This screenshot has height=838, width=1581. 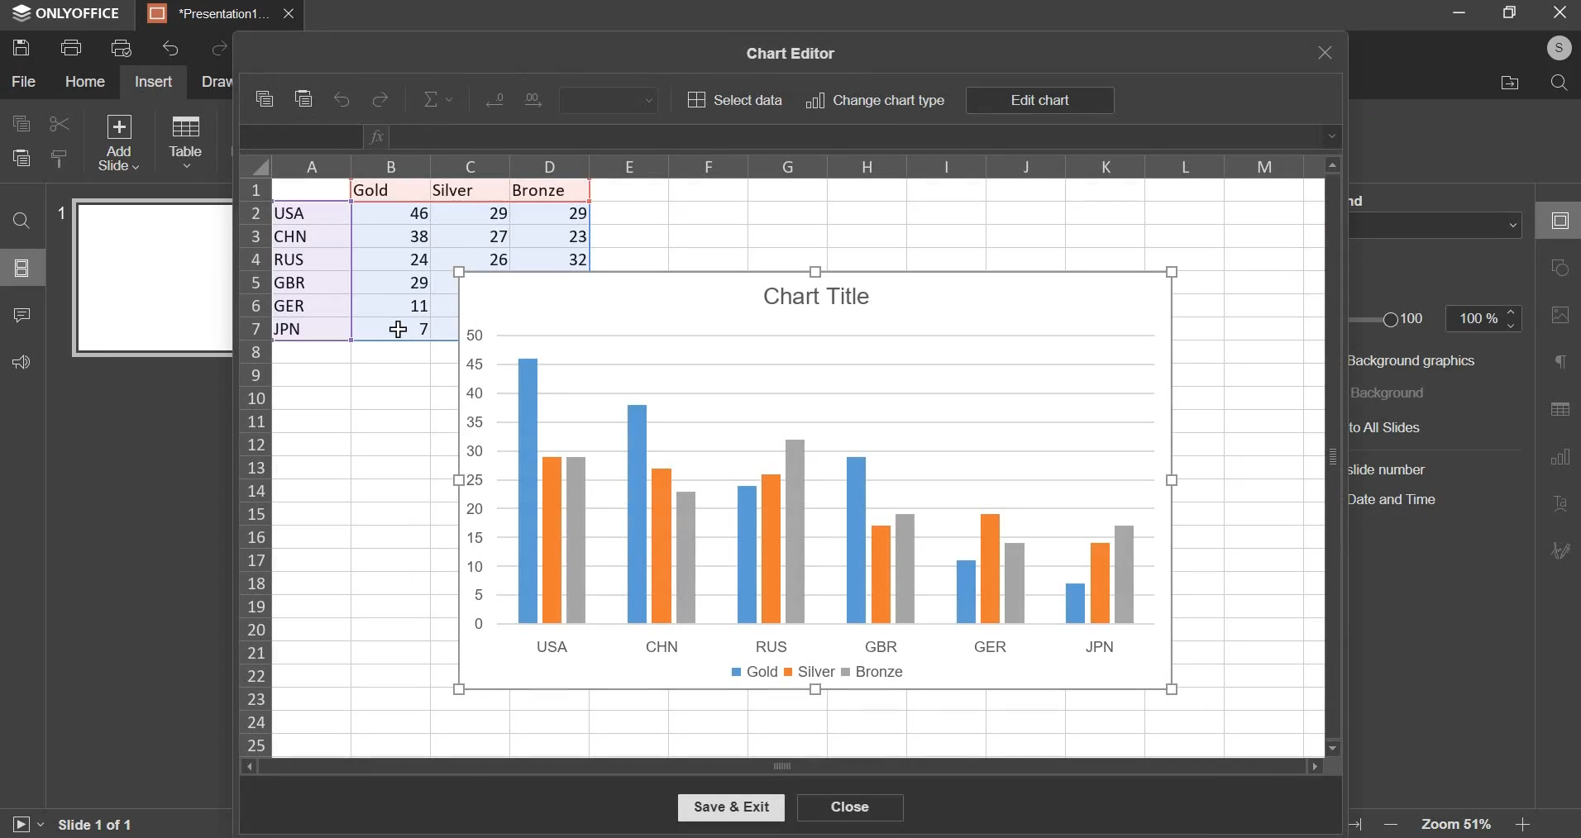 I want to click on file, so click(x=23, y=82).